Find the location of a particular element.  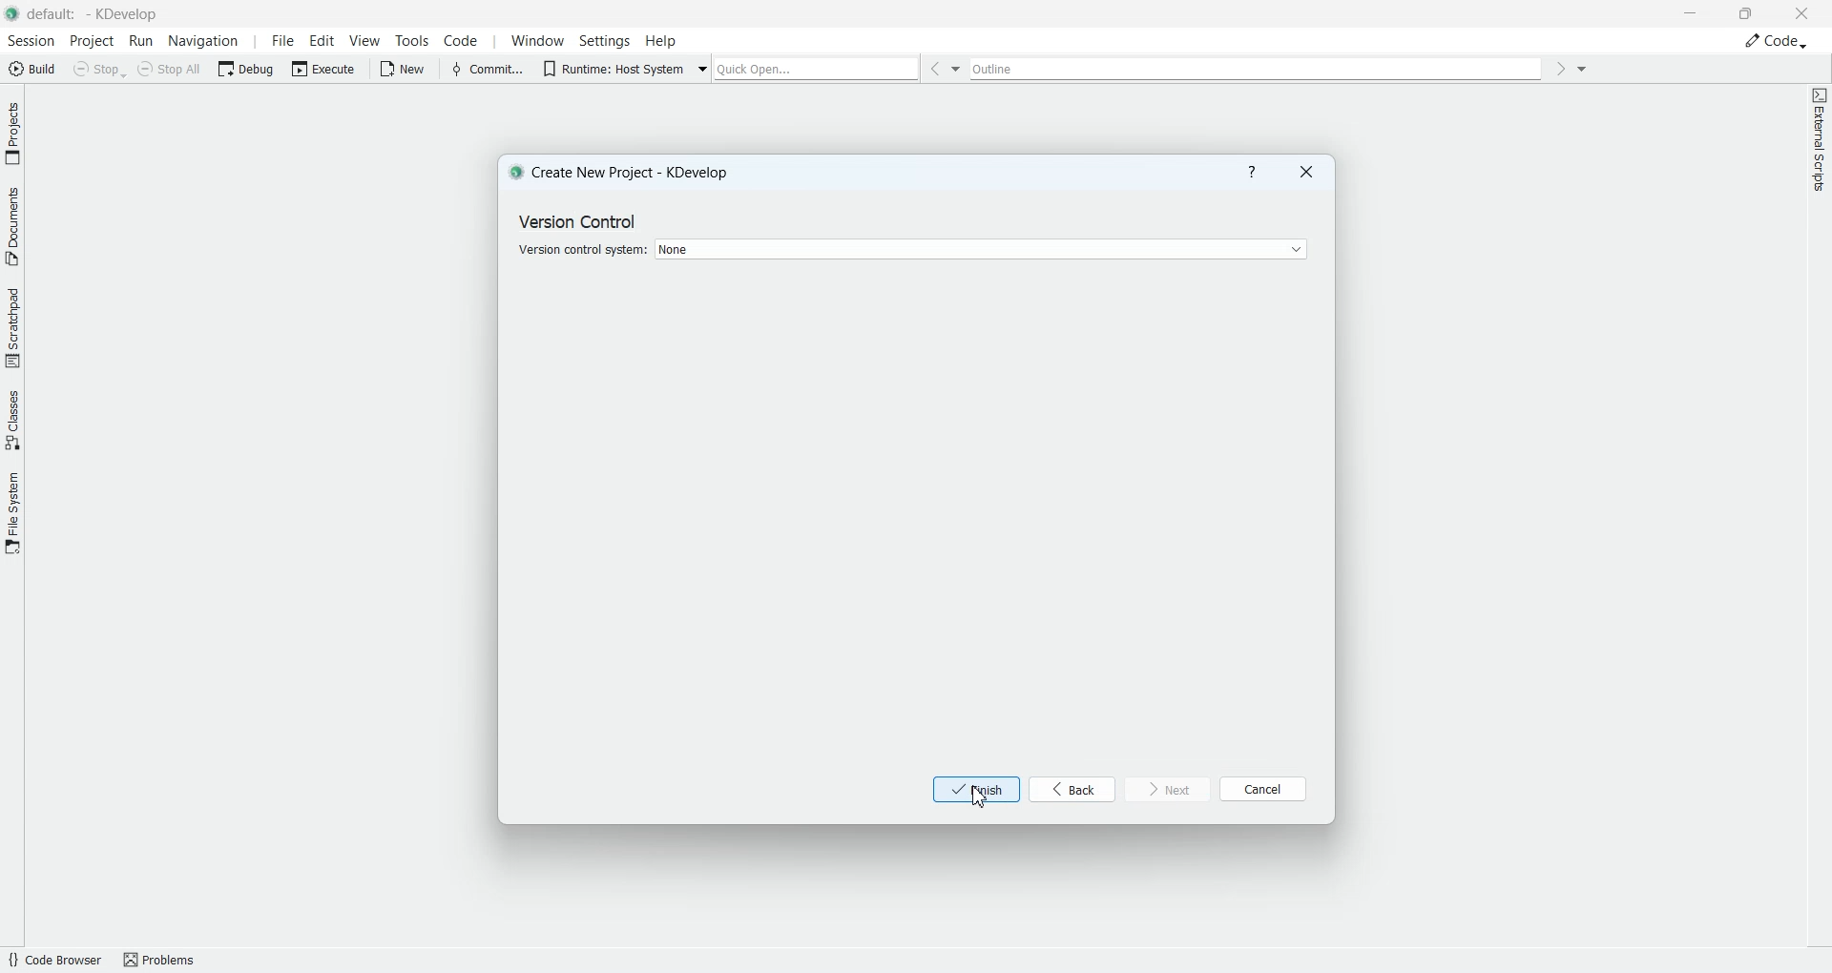

Stop is located at coordinates (99, 69).